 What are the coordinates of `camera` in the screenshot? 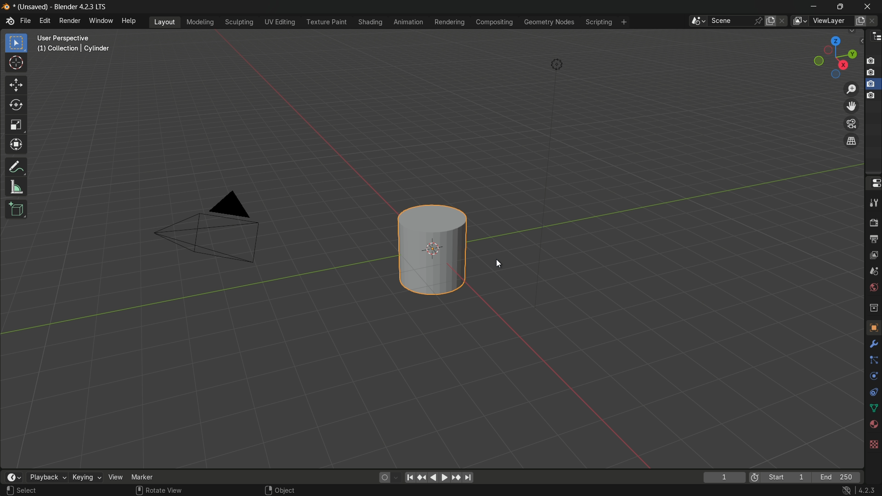 It's located at (215, 228).